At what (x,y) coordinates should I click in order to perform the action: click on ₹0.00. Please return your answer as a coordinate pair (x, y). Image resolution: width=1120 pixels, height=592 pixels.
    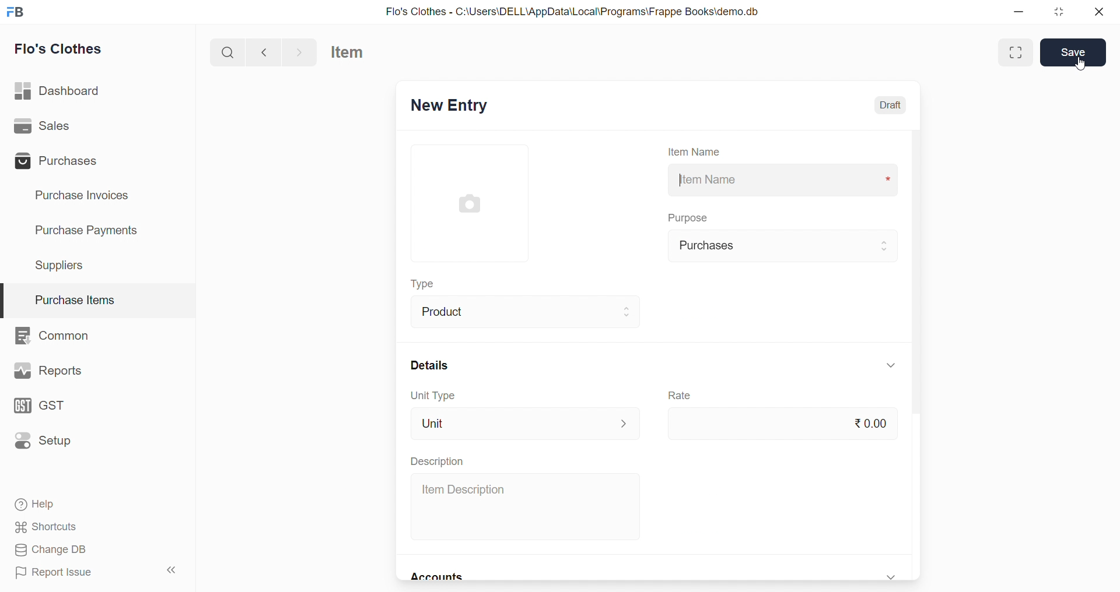
    Looking at the image, I should click on (780, 423).